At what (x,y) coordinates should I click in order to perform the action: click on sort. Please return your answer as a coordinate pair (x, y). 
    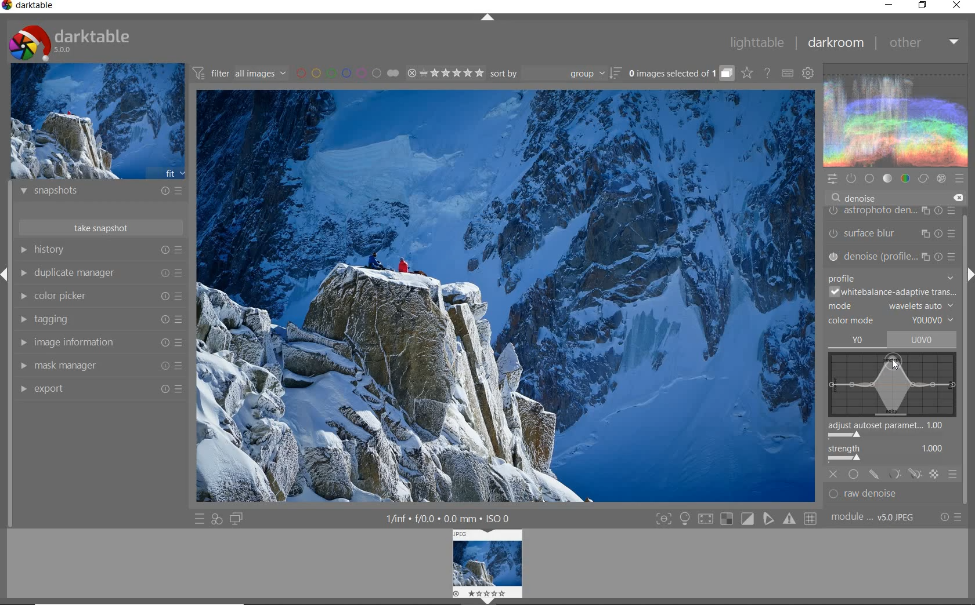
    Looking at the image, I should click on (555, 74).